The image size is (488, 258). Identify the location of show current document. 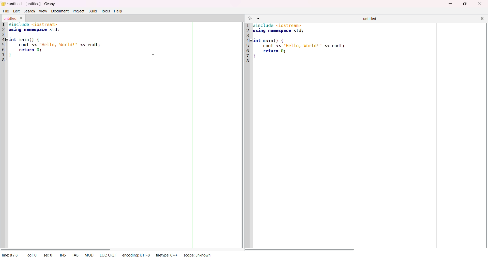
(249, 18).